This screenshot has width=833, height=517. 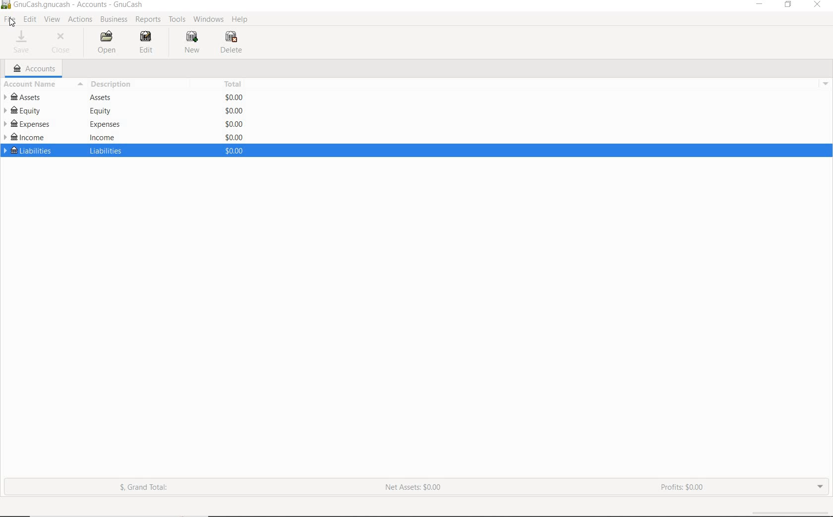 What do you see at coordinates (148, 20) in the screenshot?
I see `REPORTS` at bounding box center [148, 20].